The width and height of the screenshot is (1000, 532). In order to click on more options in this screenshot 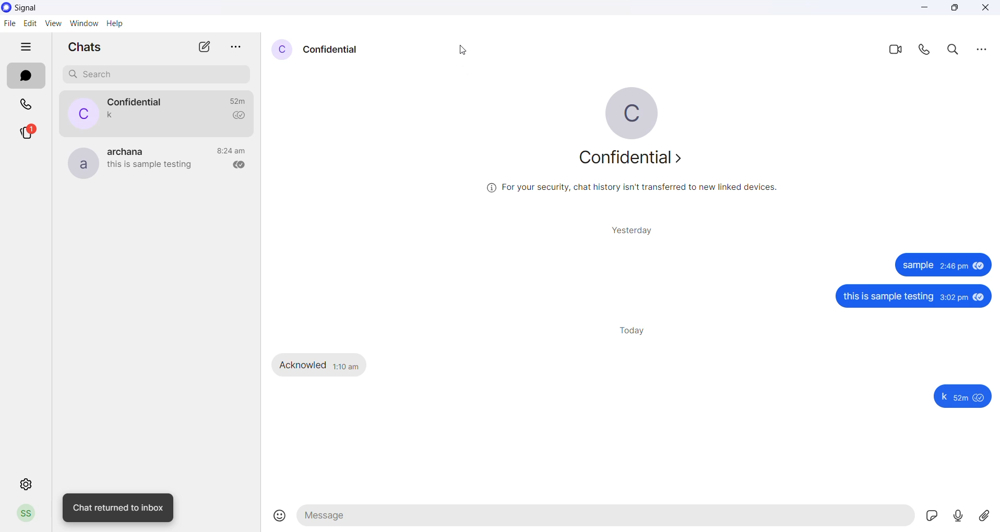, I will do `click(239, 49)`.